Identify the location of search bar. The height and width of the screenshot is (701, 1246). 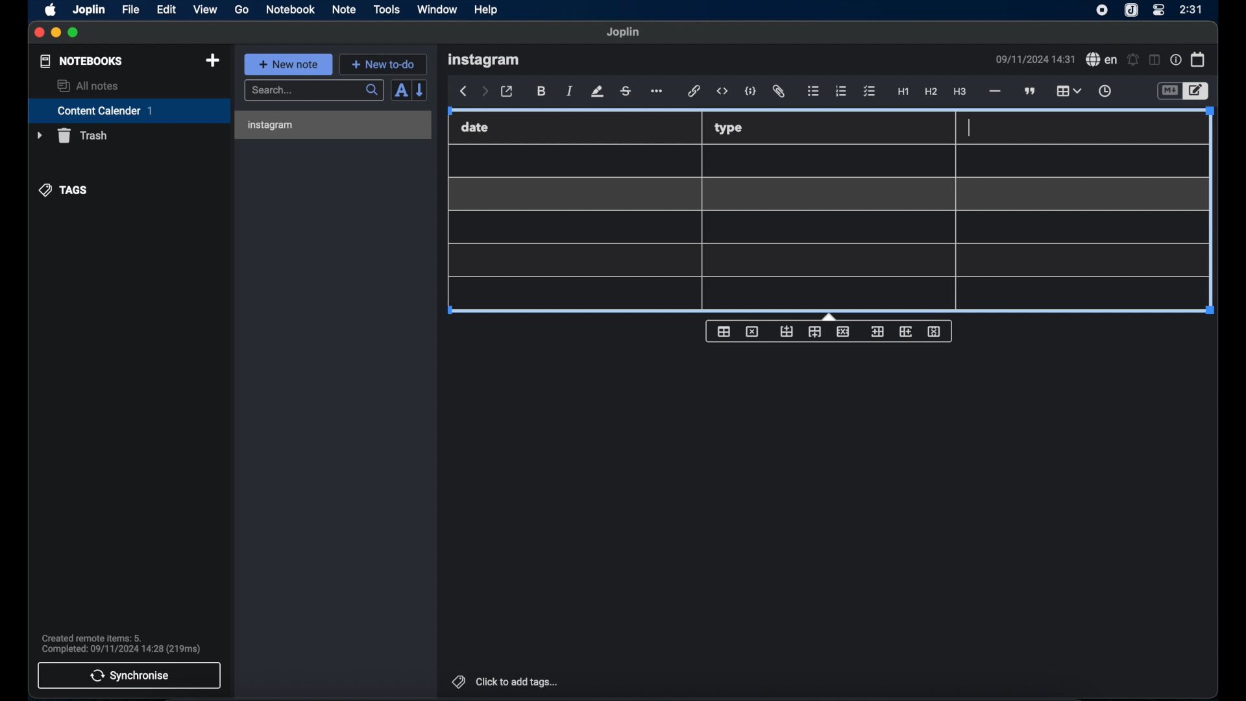
(315, 91).